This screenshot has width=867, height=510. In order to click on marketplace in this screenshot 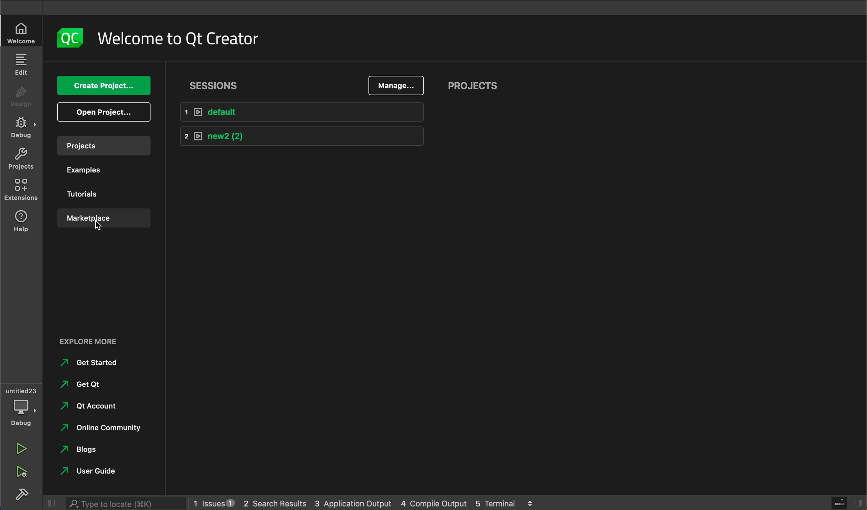, I will do `click(101, 218)`.